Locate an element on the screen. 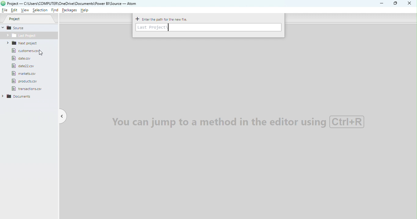 The height and width of the screenshot is (219, 417). Minimize is located at coordinates (382, 4).